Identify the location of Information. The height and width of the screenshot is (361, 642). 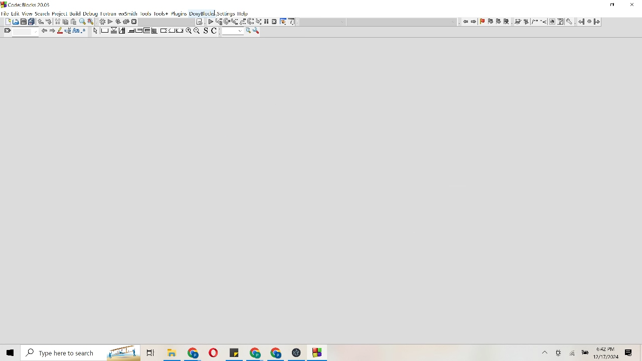
(292, 22).